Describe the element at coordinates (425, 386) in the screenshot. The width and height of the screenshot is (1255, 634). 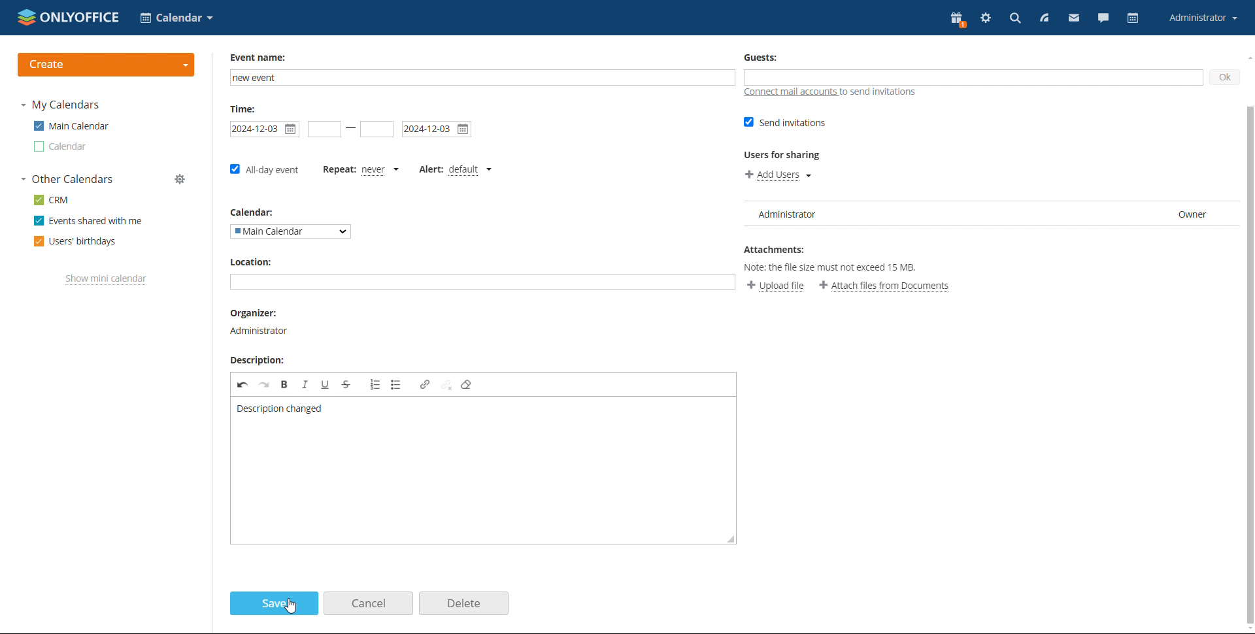
I see `link` at that location.